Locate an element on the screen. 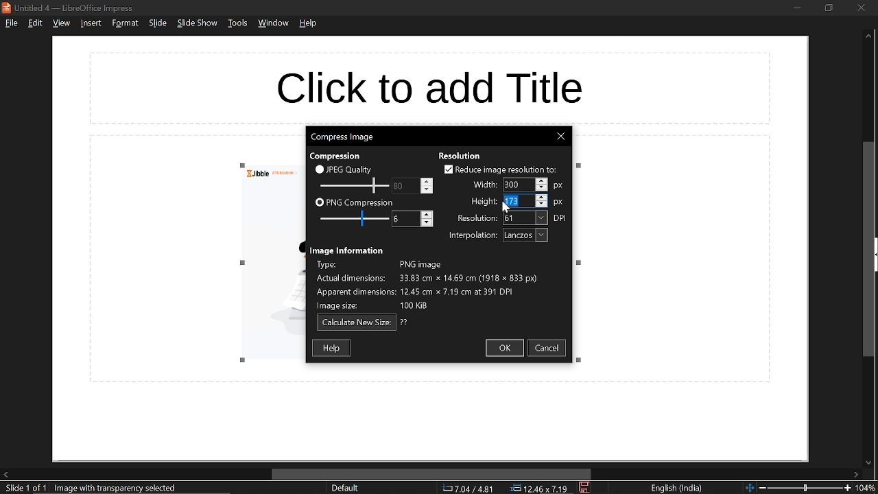 This screenshot has height=494, width=878. Increase  is located at coordinates (543, 180).